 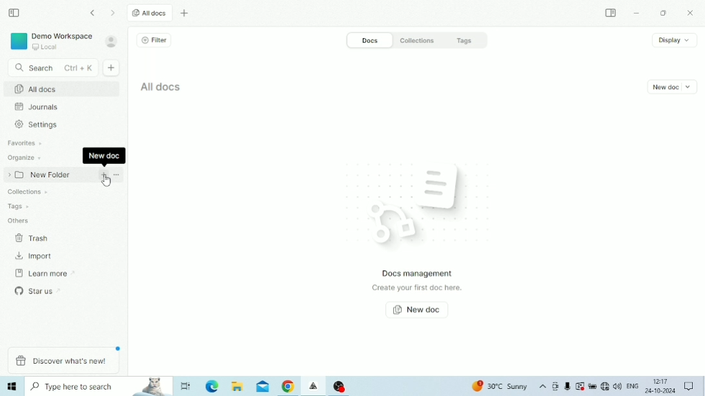 I want to click on New tab, so click(x=185, y=14).